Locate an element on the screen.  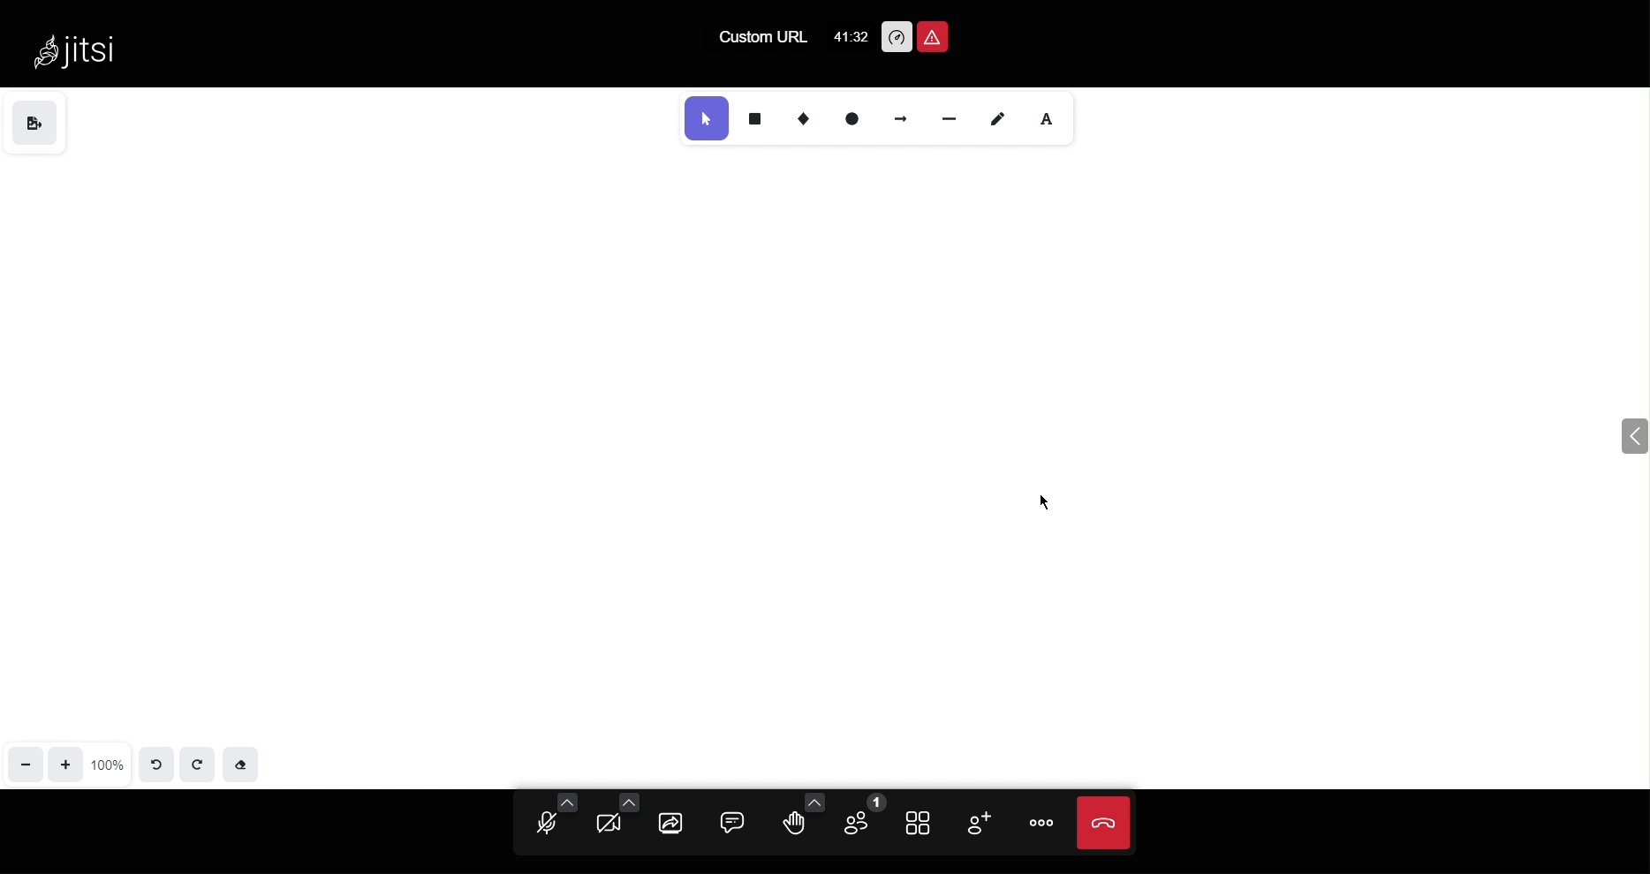
Line is located at coordinates (953, 119).